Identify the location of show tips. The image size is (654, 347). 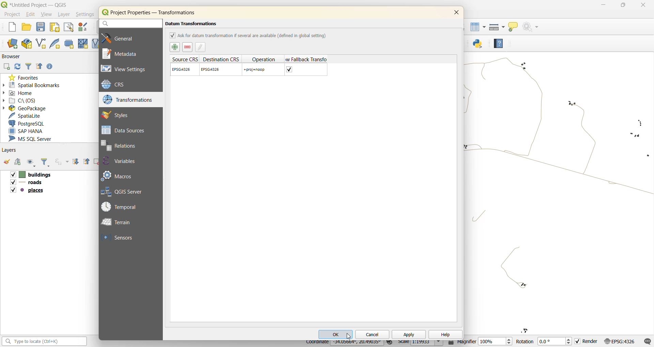
(513, 28).